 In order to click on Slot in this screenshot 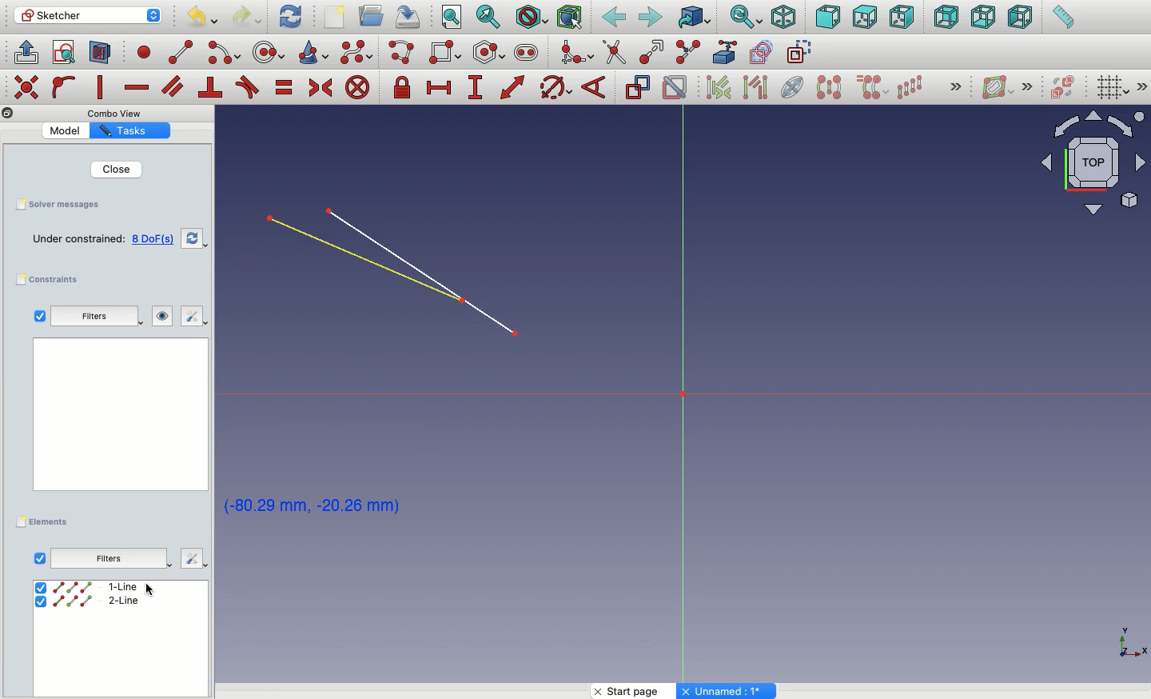, I will do `click(527, 53)`.